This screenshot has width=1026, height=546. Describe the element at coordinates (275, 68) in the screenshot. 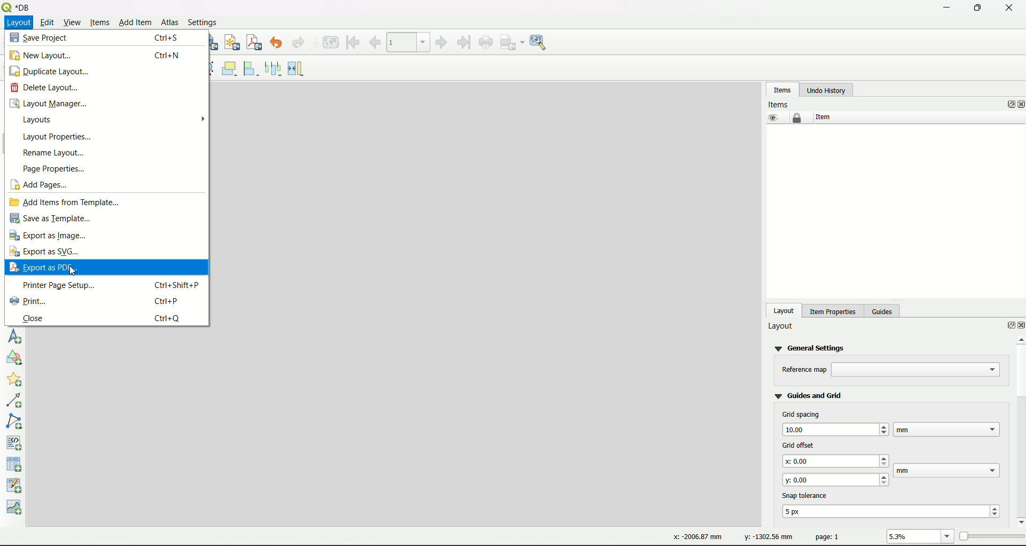

I see `distributes left edges` at that location.